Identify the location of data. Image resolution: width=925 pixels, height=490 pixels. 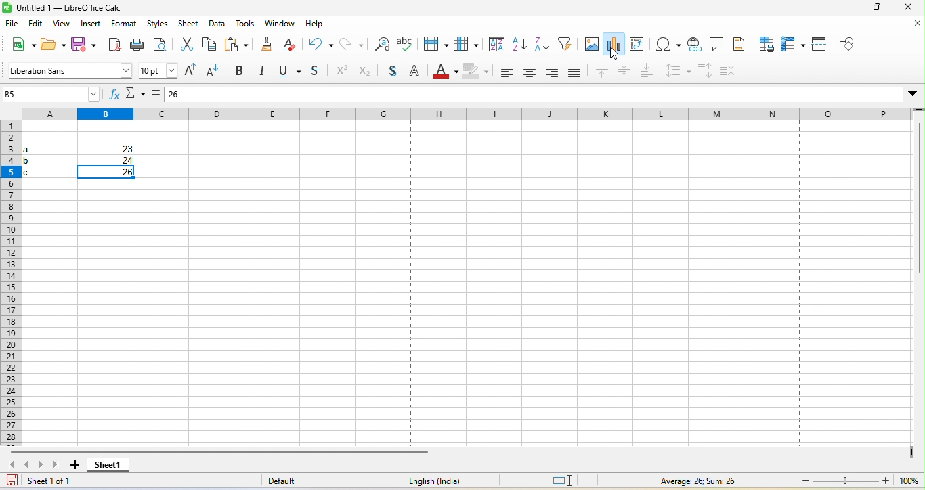
(217, 26).